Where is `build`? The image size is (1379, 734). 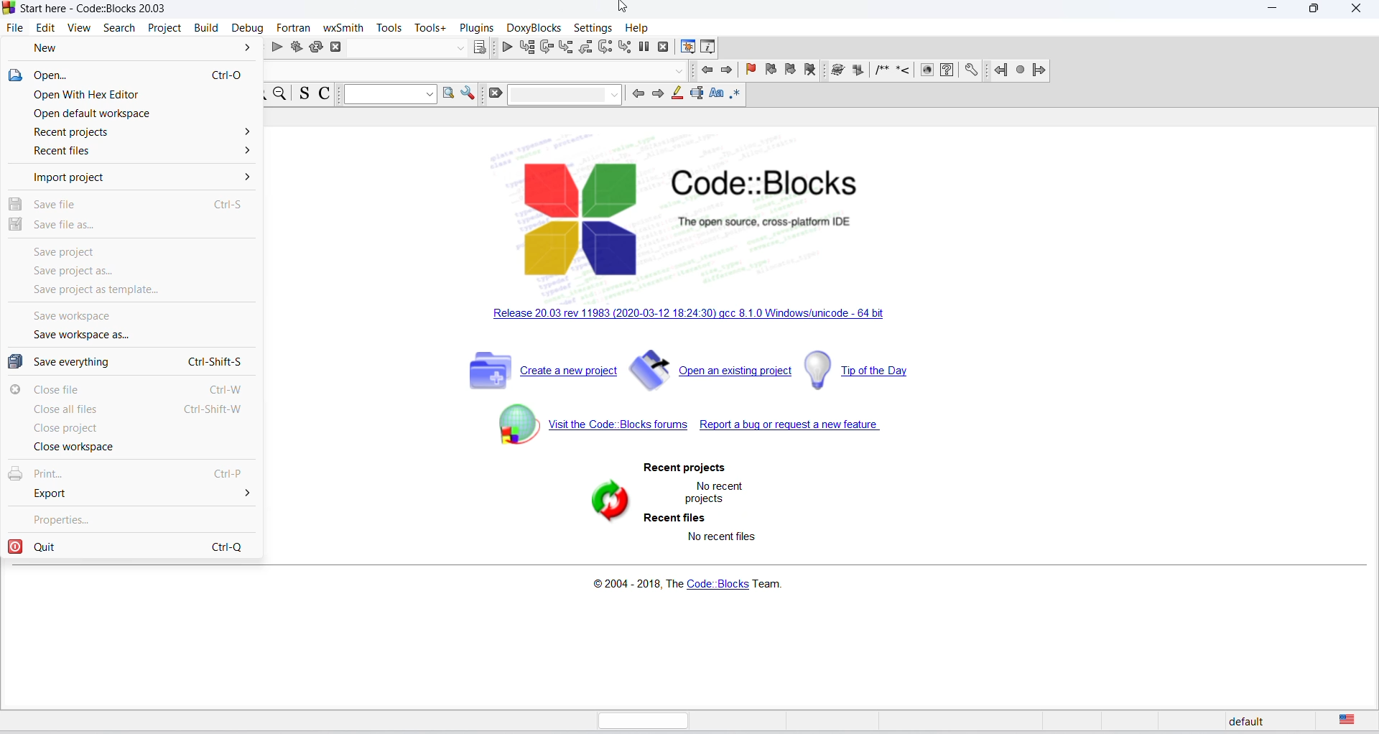
build is located at coordinates (254, 47).